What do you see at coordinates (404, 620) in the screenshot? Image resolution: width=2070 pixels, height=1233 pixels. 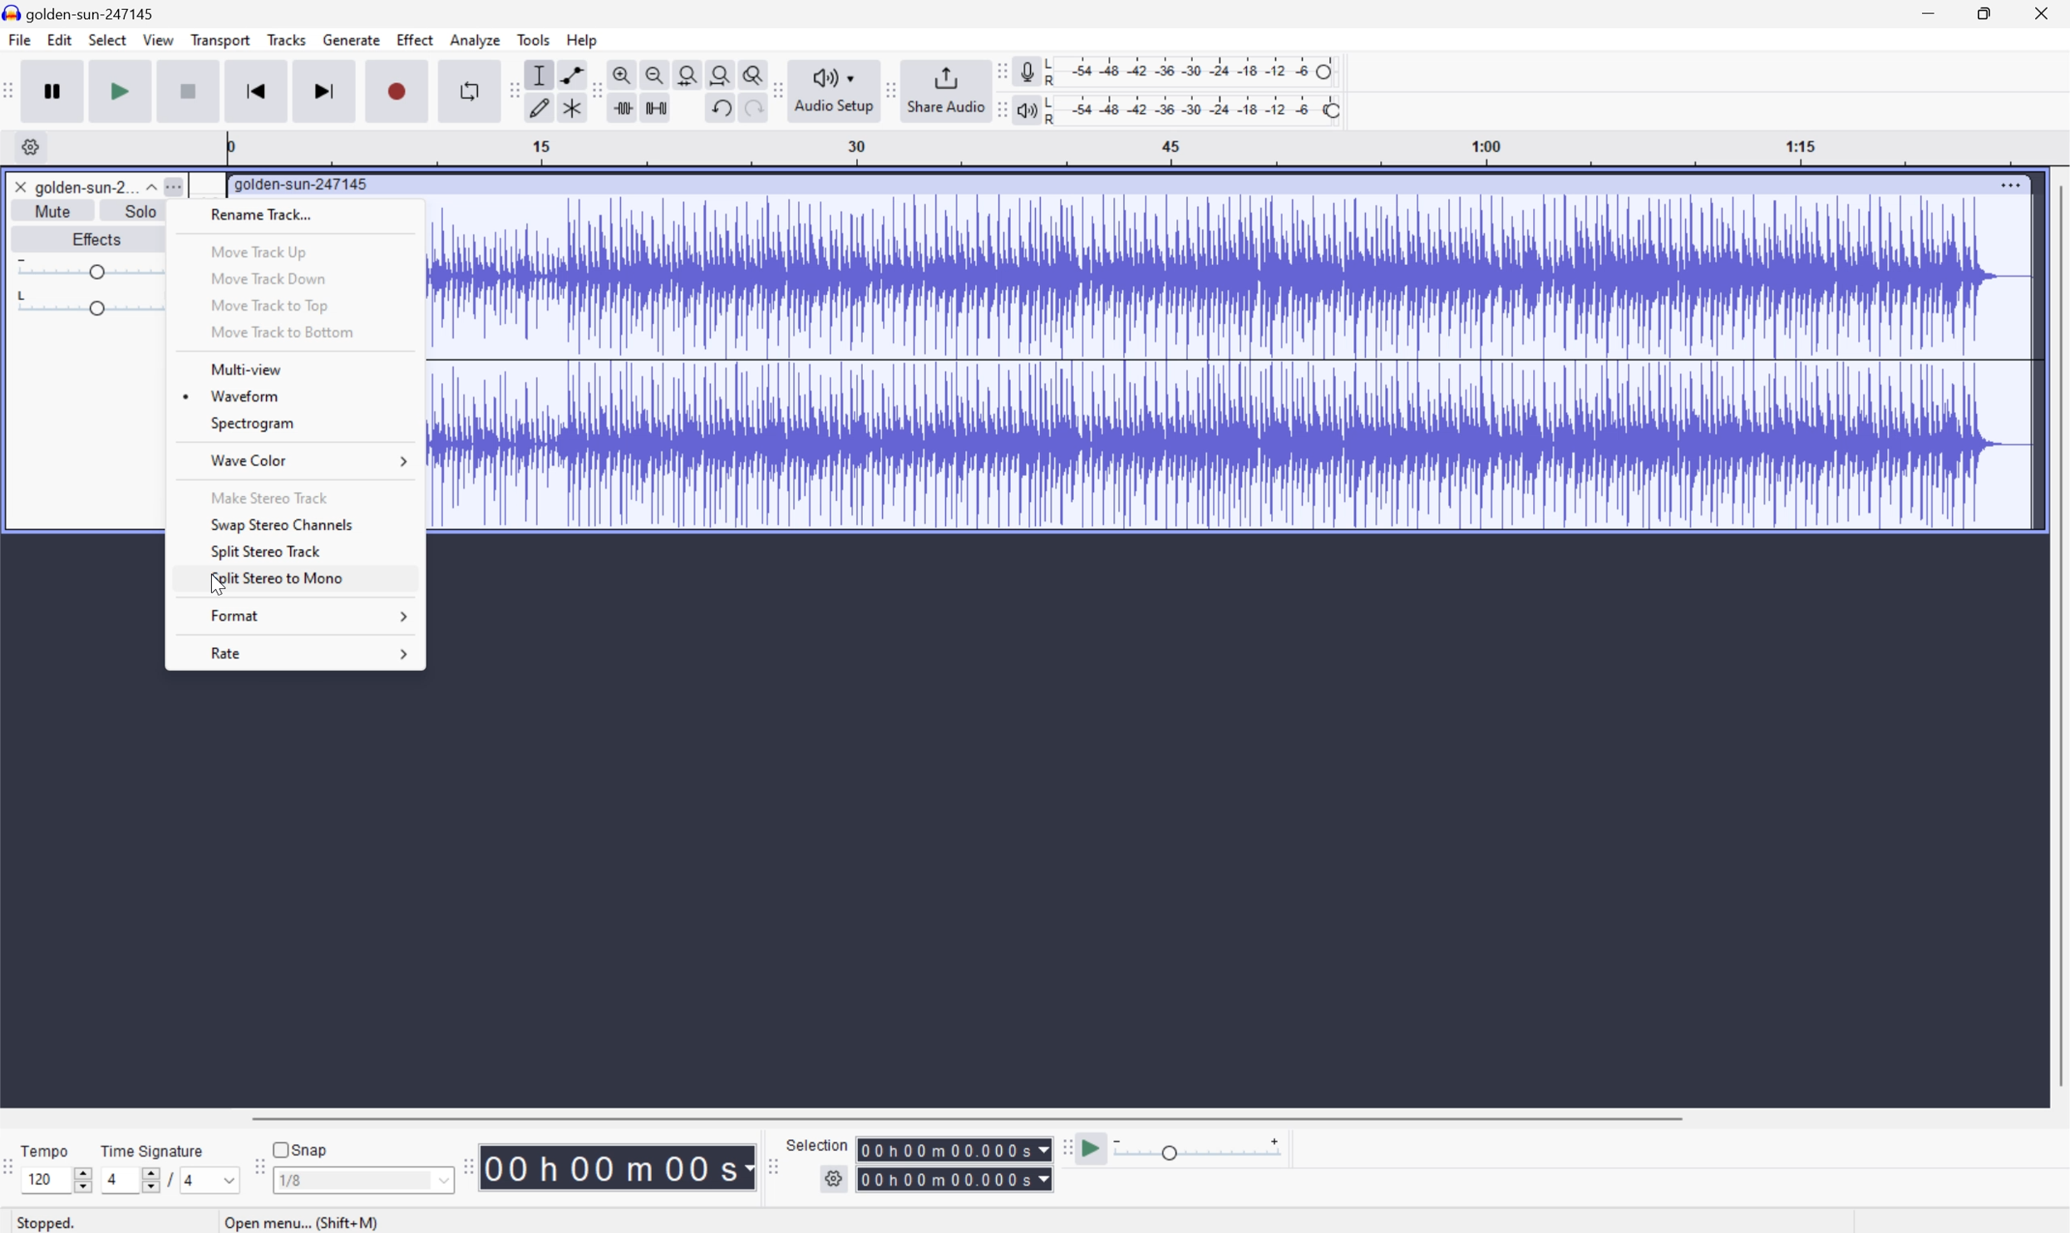 I see `Drop Down` at bounding box center [404, 620].